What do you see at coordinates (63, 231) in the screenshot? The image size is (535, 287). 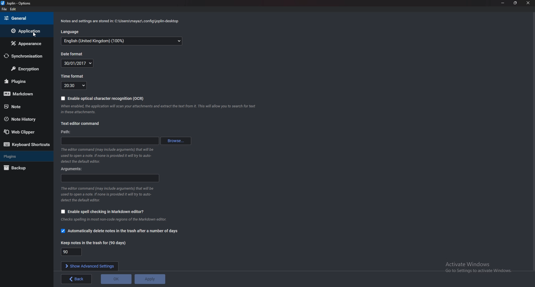 I see `checkbox` at bounding box center [63, 231].